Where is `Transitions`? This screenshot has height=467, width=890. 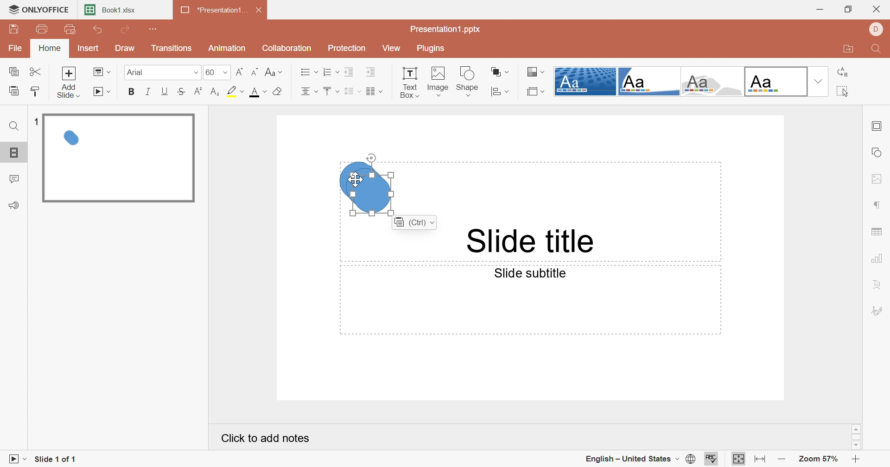 Transitions is located at coordinates (174, 50).